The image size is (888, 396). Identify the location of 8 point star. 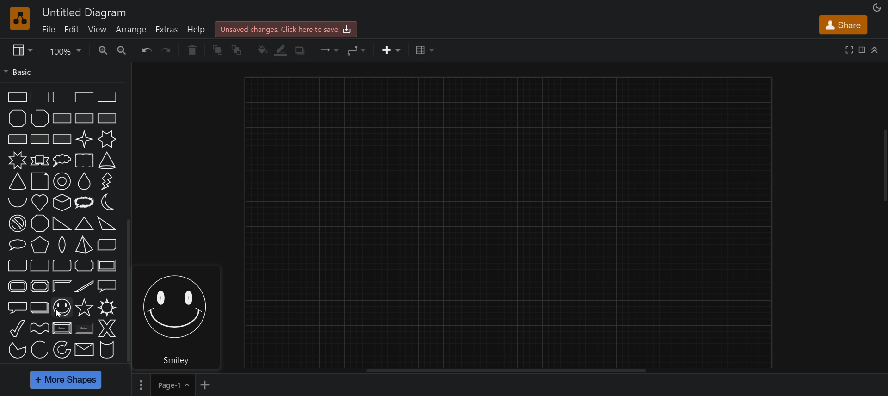
(17, 160).